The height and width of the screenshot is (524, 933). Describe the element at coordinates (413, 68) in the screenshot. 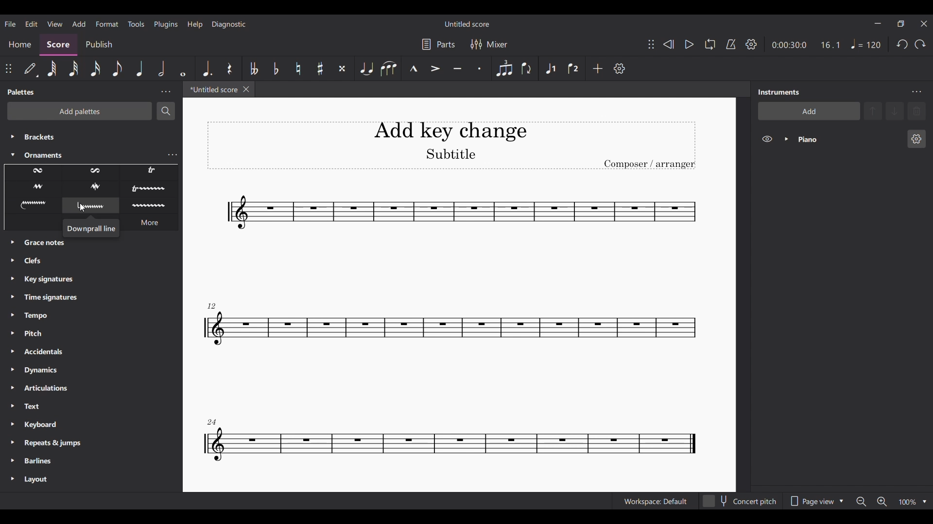

I see `Marcato` at that location.